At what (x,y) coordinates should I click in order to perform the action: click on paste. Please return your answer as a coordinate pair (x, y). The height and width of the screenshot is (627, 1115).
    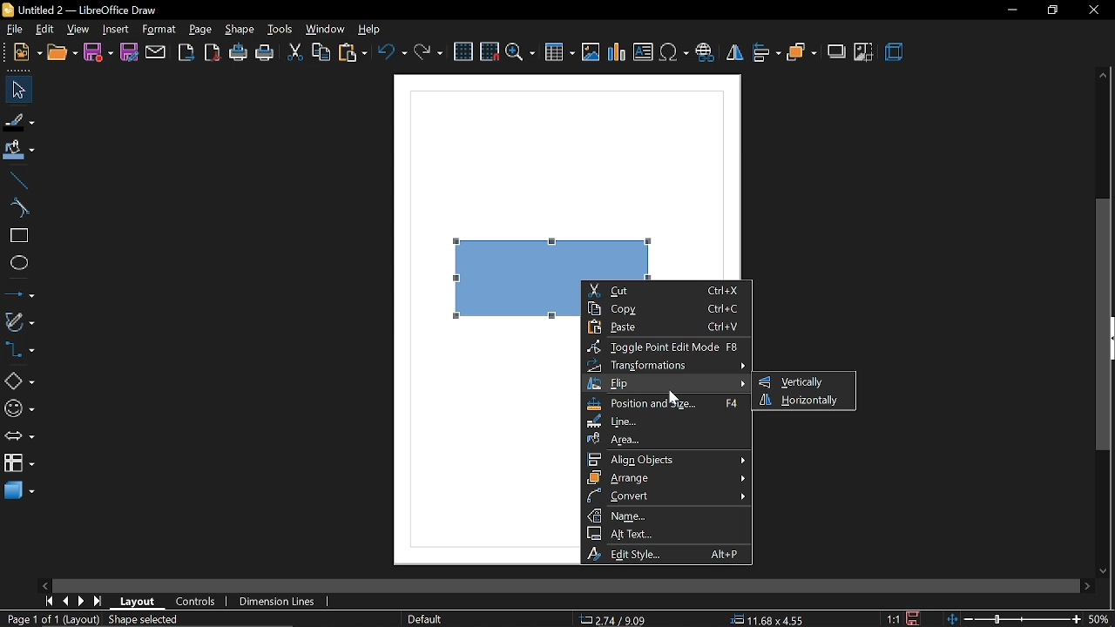
    Looking at the image, I should click on (351, 53).